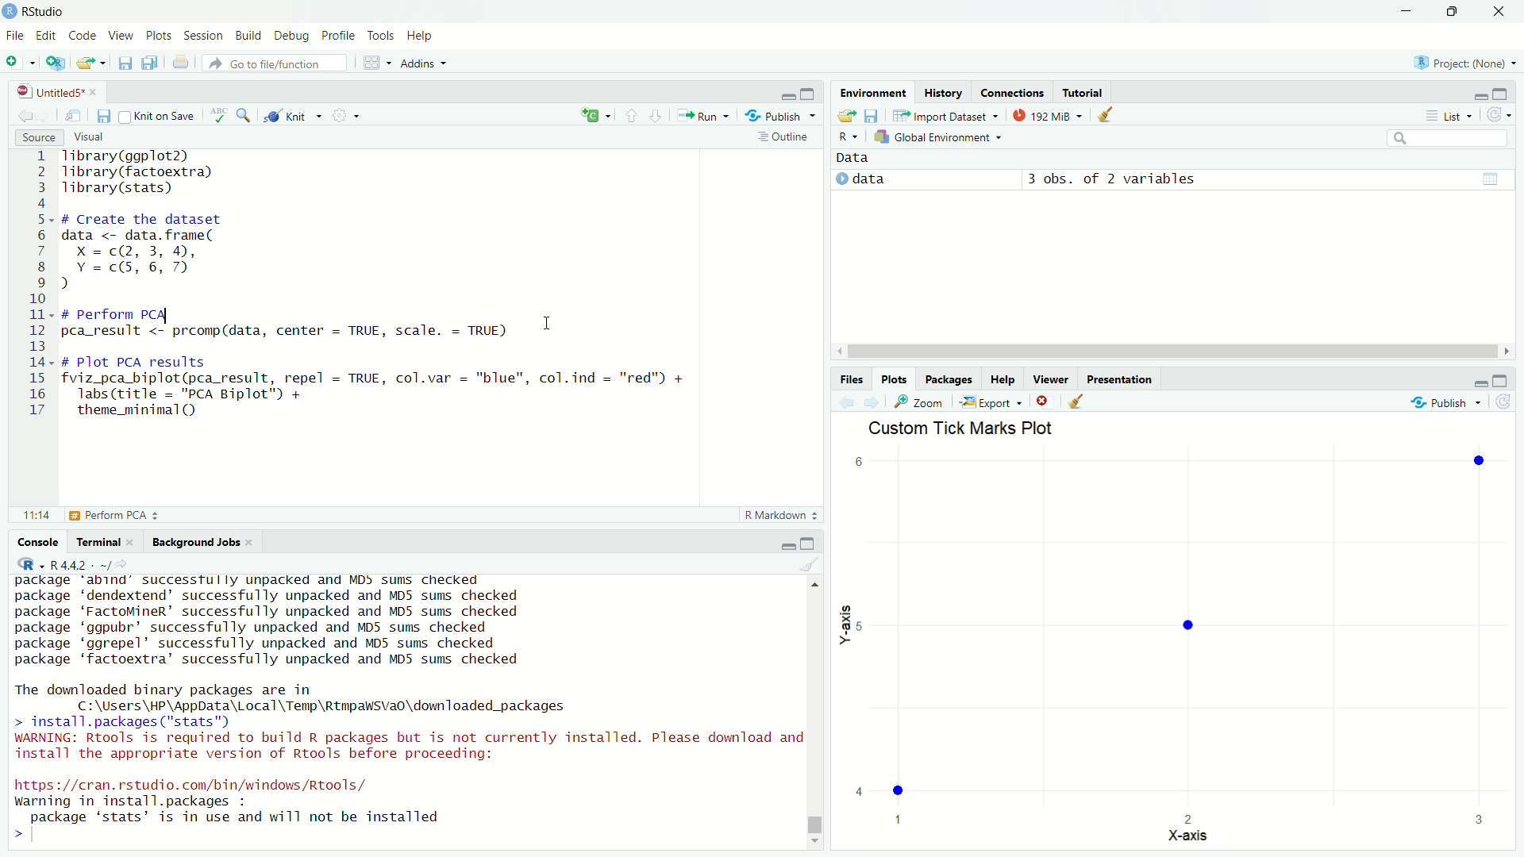  What do you see at coordinates (182, 63) in the screenshot?
I see `print the current file` at bounding box center [182, 63].